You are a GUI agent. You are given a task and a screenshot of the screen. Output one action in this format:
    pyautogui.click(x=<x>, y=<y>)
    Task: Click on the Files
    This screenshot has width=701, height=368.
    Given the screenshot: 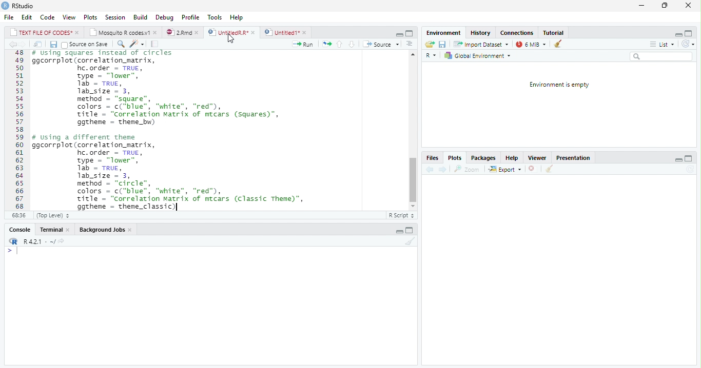 What is the action you would take?
    pyautogui.click(x=432, y=157)
    